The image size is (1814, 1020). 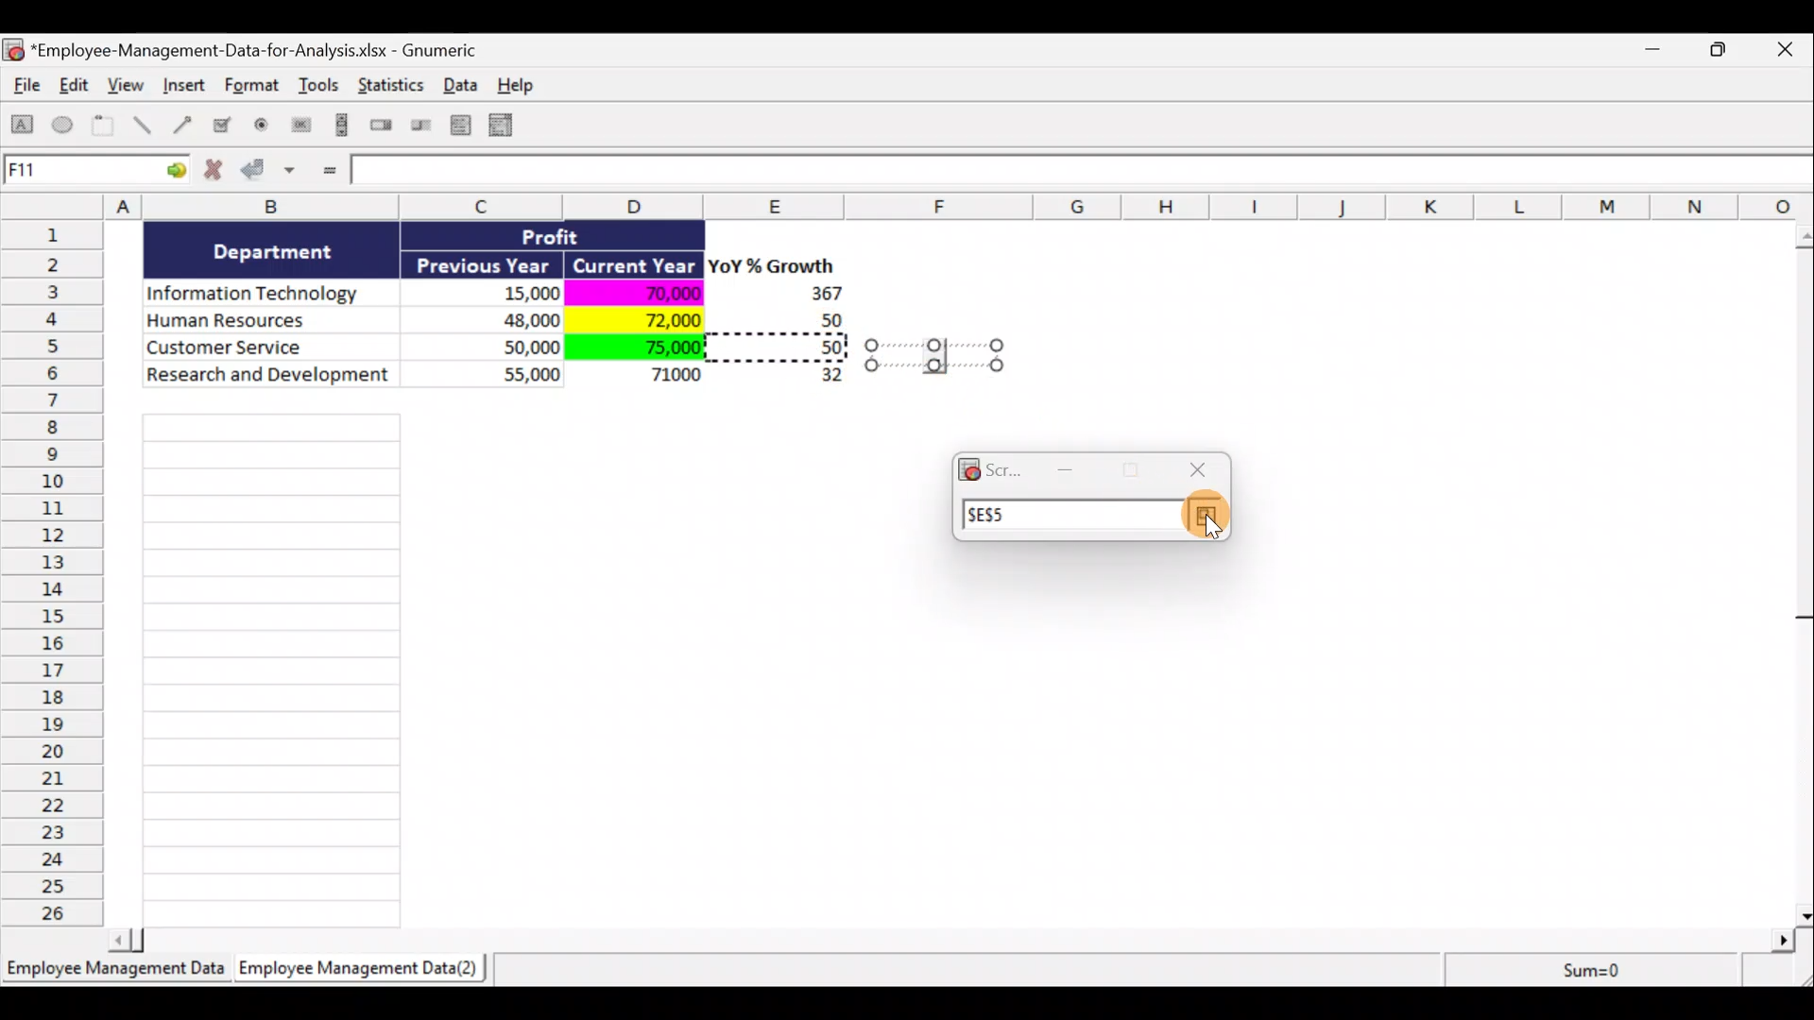 What do you see at coordinates (1131, 470) in the screenshot?
I see `maximize` at bounding box center [1131, 470].